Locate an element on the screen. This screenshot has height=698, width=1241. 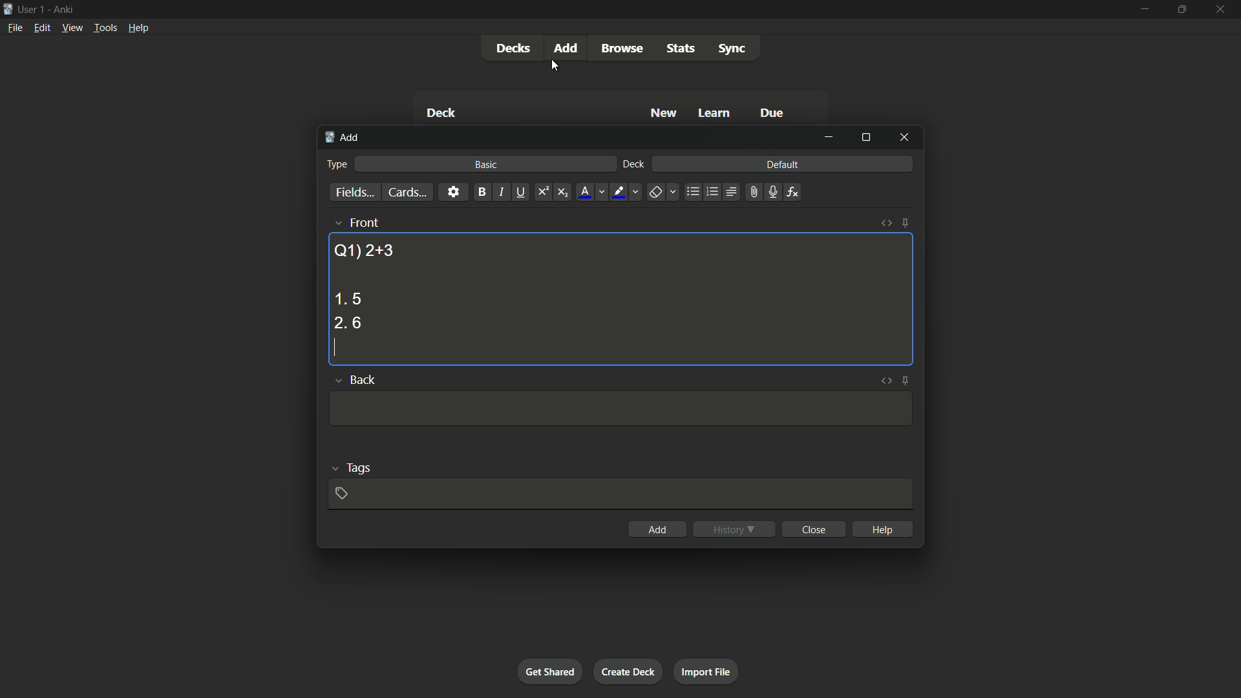
minimize is located at coordinates (829, 137).